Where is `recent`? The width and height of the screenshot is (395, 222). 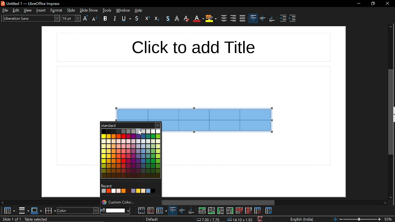 recent is located at coordinates (107, 186).